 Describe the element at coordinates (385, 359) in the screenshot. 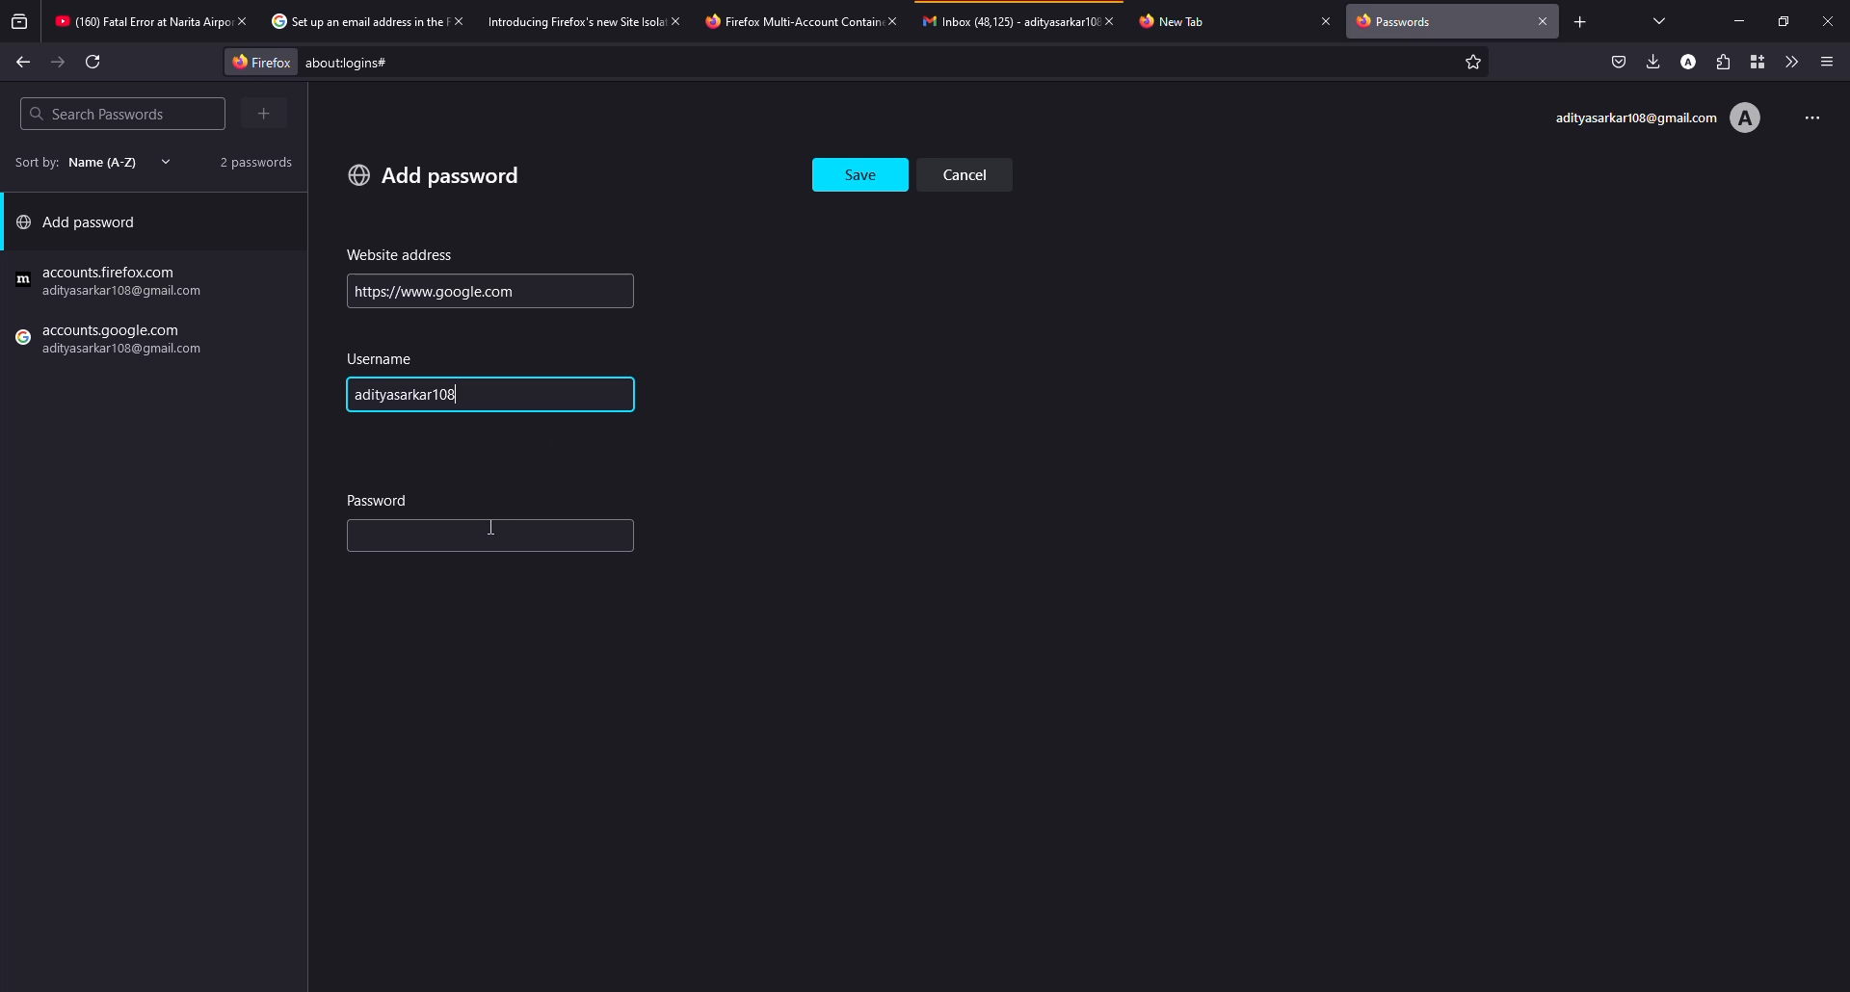

I see `userame` at that location.